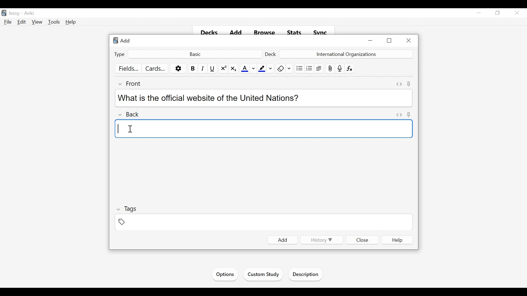  What do you see at coordinates (233, 30) in the screenshot?
I see `add` at bounding box center [233, 30].